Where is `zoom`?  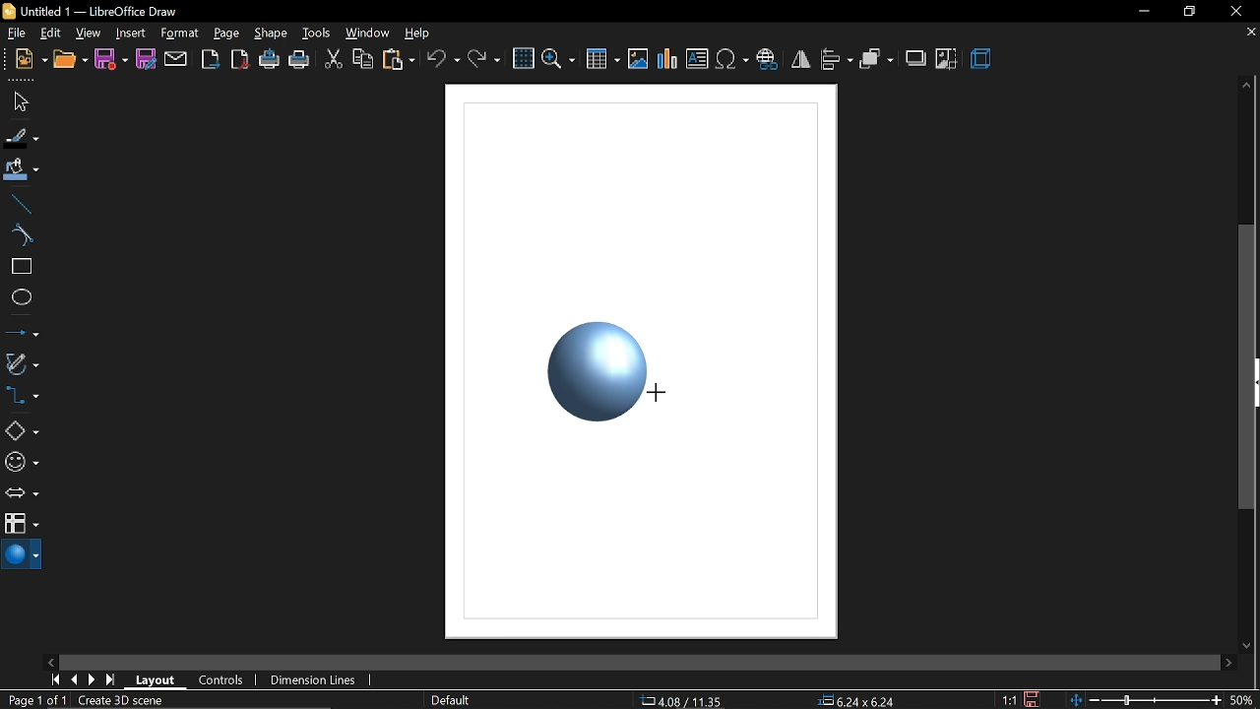
zoom is located at coordinates (558, 58).